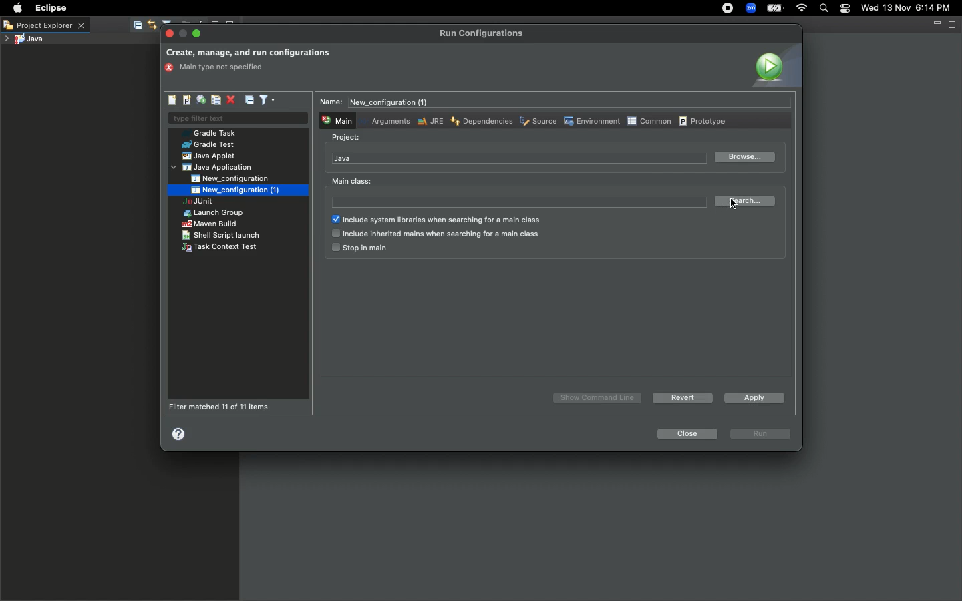 The width and height of the screenshot is (962, 601). What do you see at coordinates (775, 65) in the screenshot?
I see `Icon` at bounding box center [775, 65].